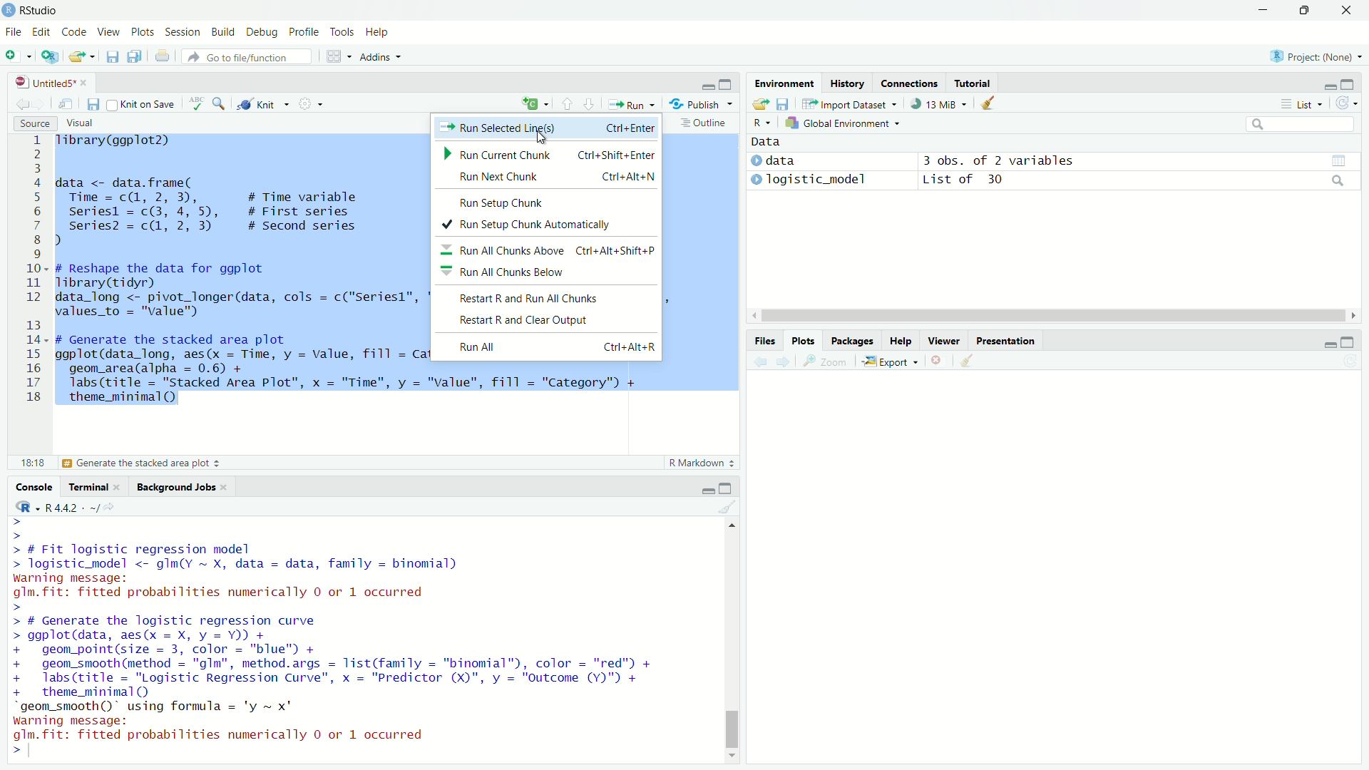  Describe the element at coordinates (558, 251) in the screenshot. I see `Run All Chunks Above  Ctrl+Alt+Shift+P` at that location.